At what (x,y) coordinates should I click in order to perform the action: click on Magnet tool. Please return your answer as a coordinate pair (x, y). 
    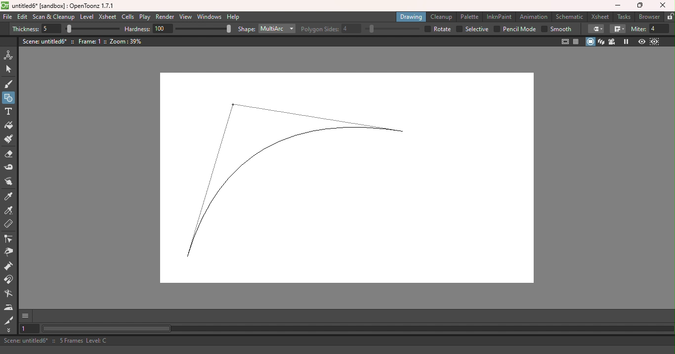
    Looking at the image, I should click on (10, 280).